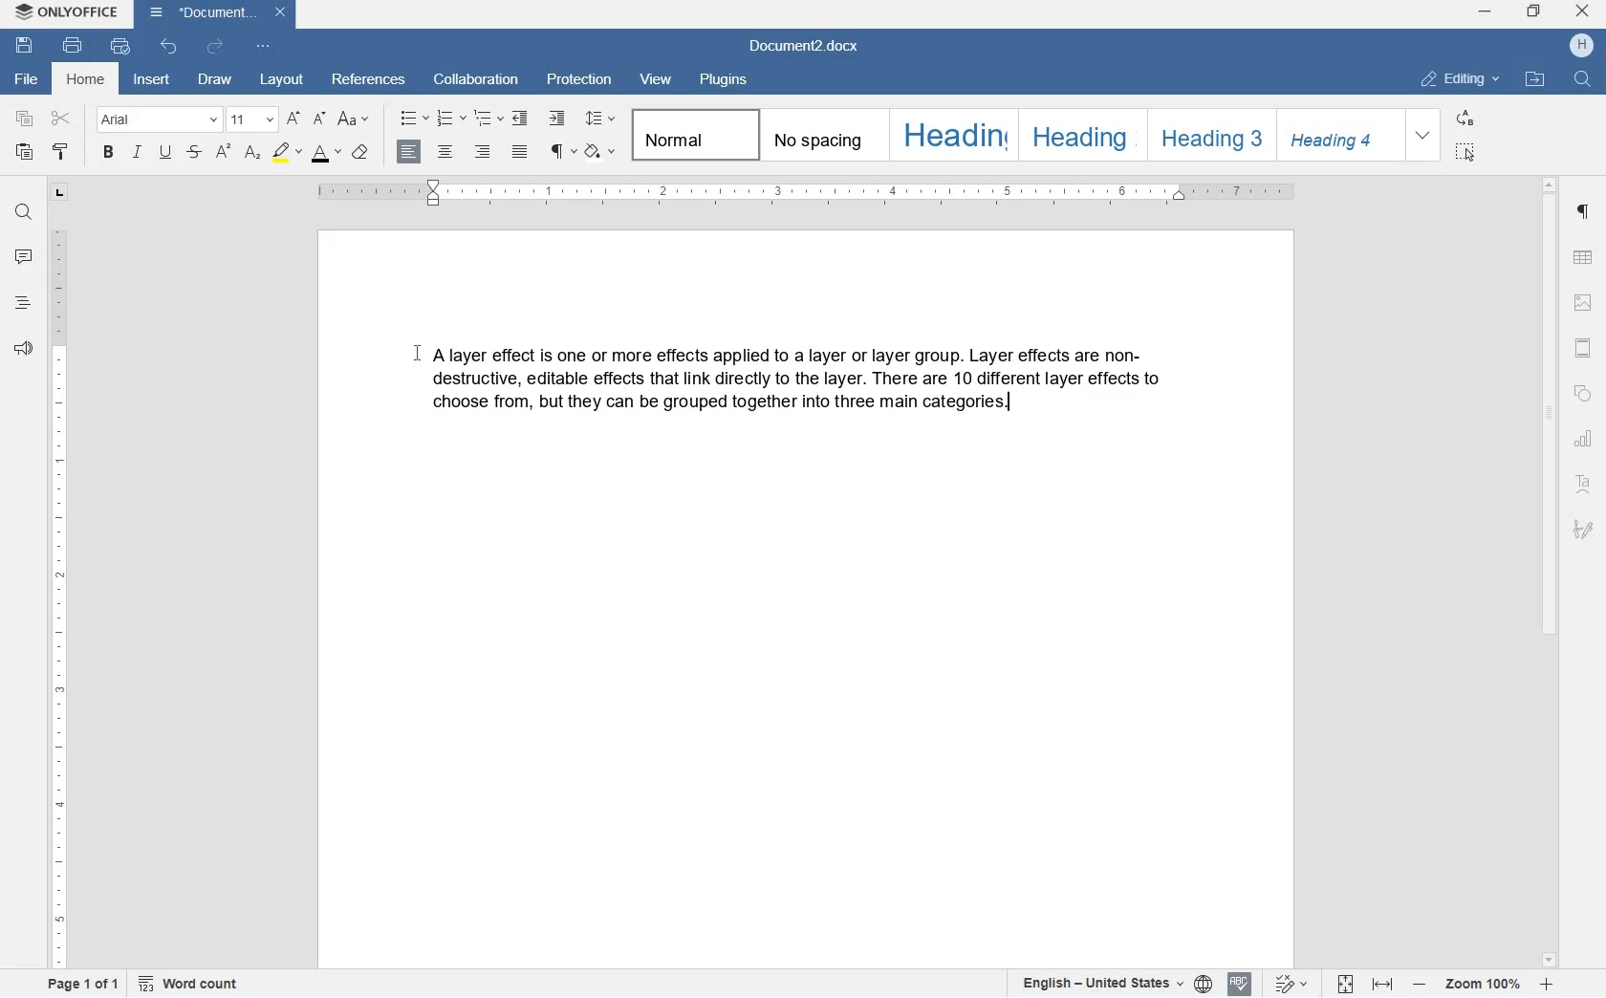 The width and height of the screenshot is (1606, 998). What do you see at coordinates (444, 152) in the screenshot?
I see `align center` at bounding box center [444, 152].